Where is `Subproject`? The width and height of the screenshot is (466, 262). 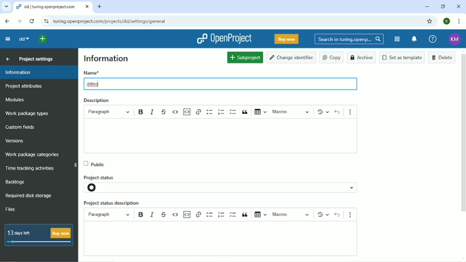 Subproject is located at coordinates (245, 57).